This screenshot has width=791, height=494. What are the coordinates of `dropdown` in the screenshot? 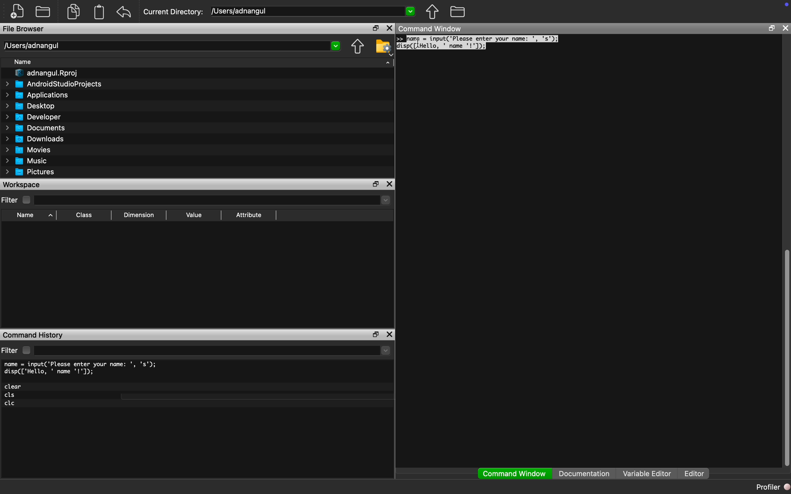 It's located at (384, 200).